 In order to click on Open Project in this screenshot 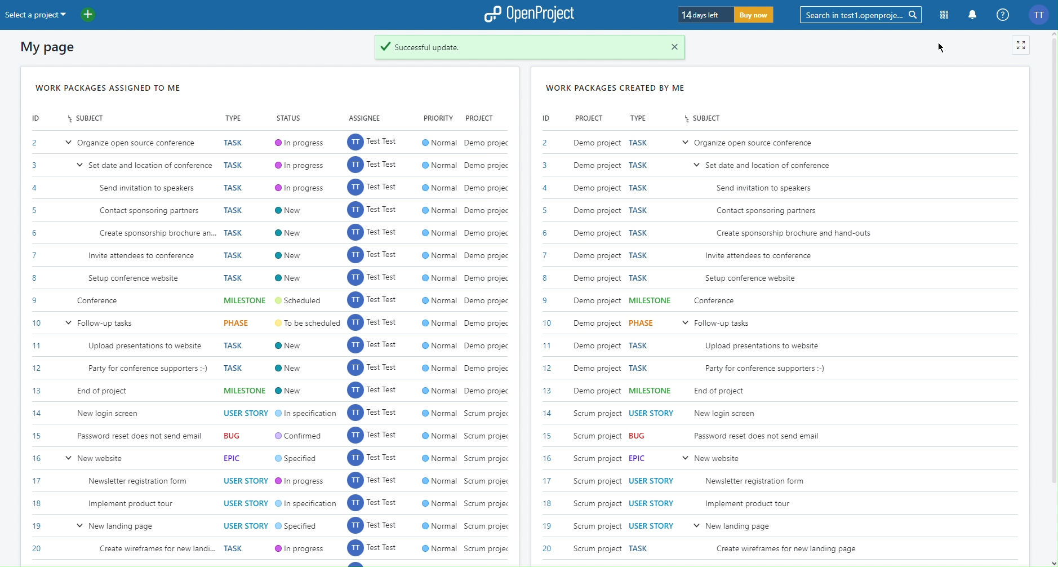, I will do `click(530, 15)`.